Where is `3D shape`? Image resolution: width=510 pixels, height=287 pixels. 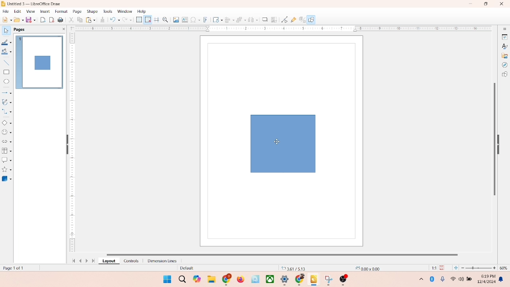
3D shape is located at coordinates (7, 179).